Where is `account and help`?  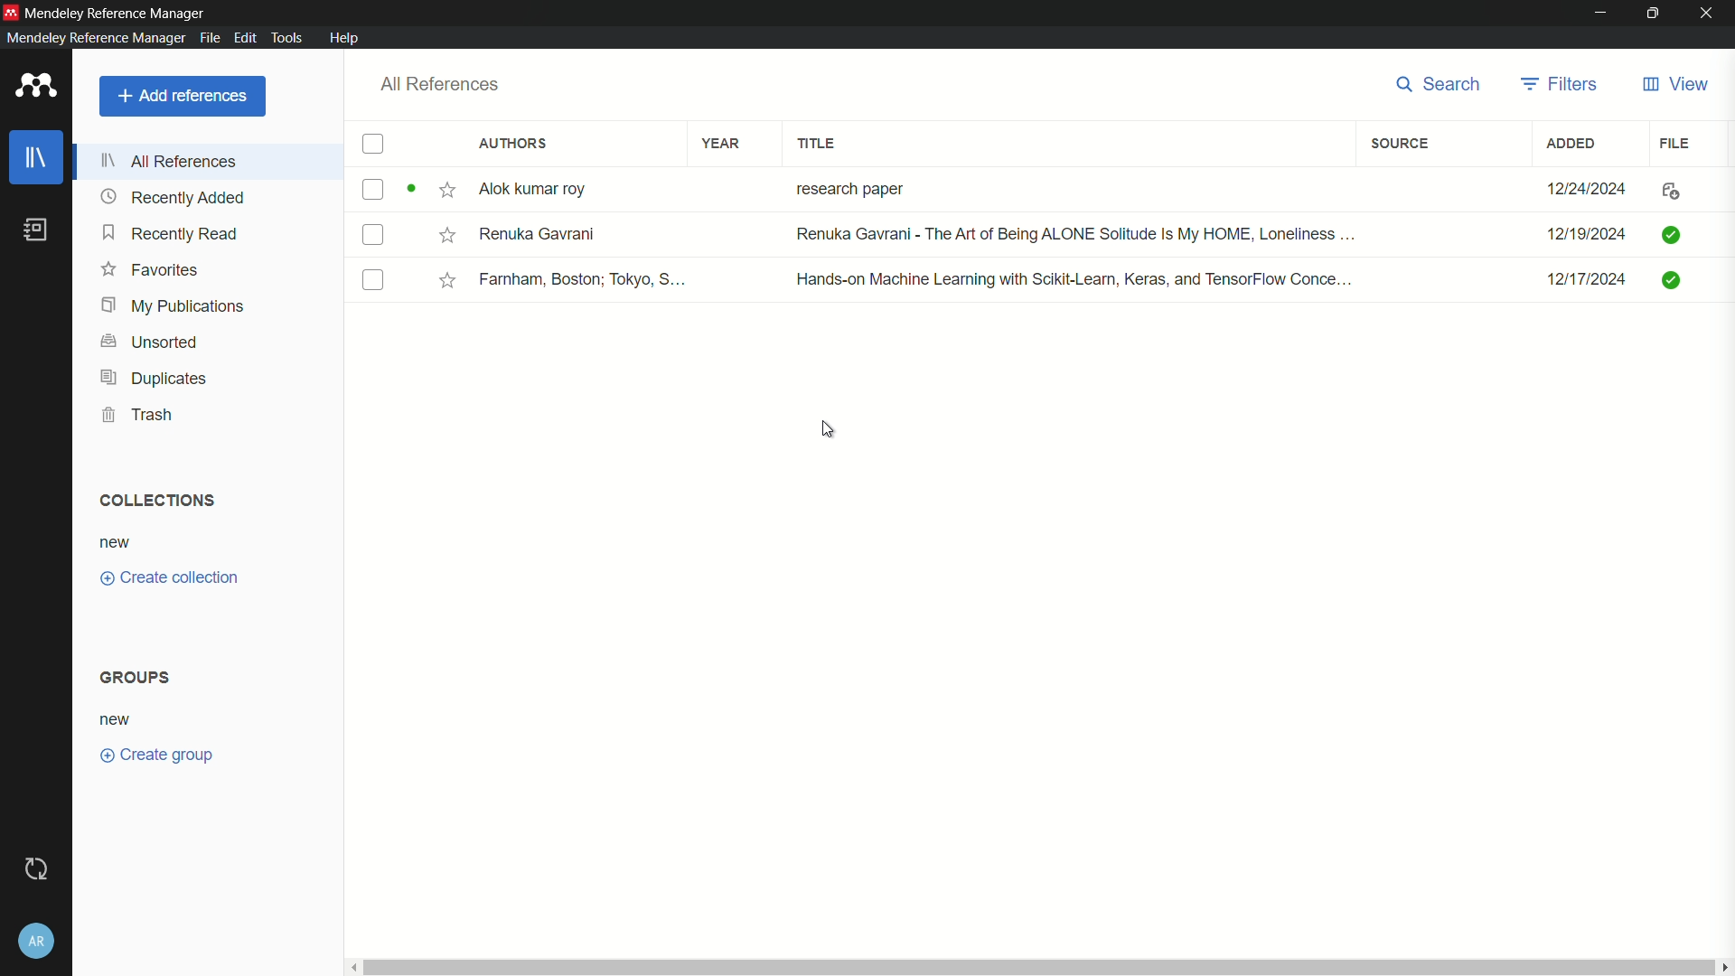
account and help is located at coordinates (36, 943).